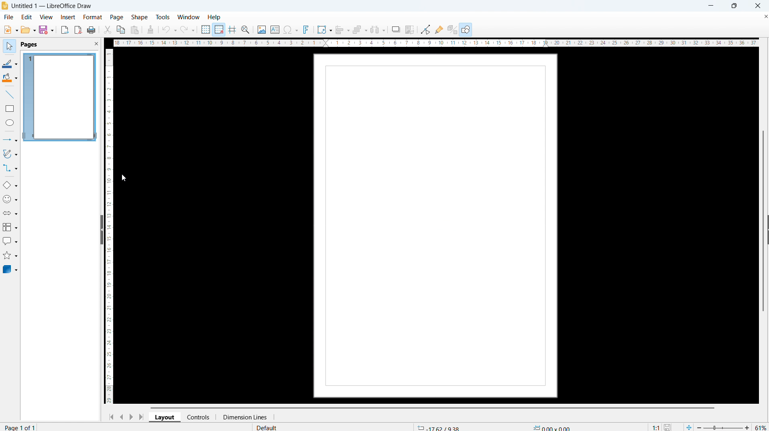  I want to click on flowchart, so click(10, 228).